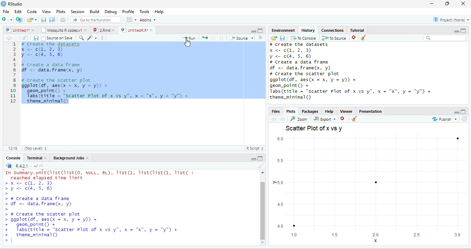 The height and width of the screenshot is (249, 471). What do you see at coordinates (82, 38) in the screenshot?
I see `Find/Replace` at bounding box center [82, 38].